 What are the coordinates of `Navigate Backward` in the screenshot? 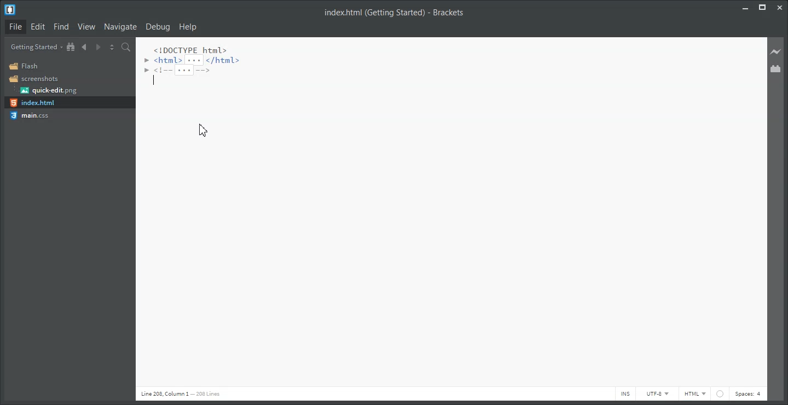 It's located at (85, 47).